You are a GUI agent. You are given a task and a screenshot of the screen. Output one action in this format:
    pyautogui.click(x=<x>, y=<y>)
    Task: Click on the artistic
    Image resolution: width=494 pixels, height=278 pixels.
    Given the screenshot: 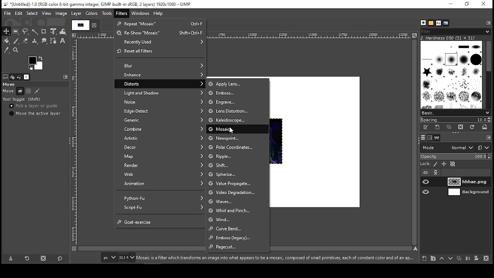 What is the action you would take?
    pyautogui.click(x=161, y=138)
    